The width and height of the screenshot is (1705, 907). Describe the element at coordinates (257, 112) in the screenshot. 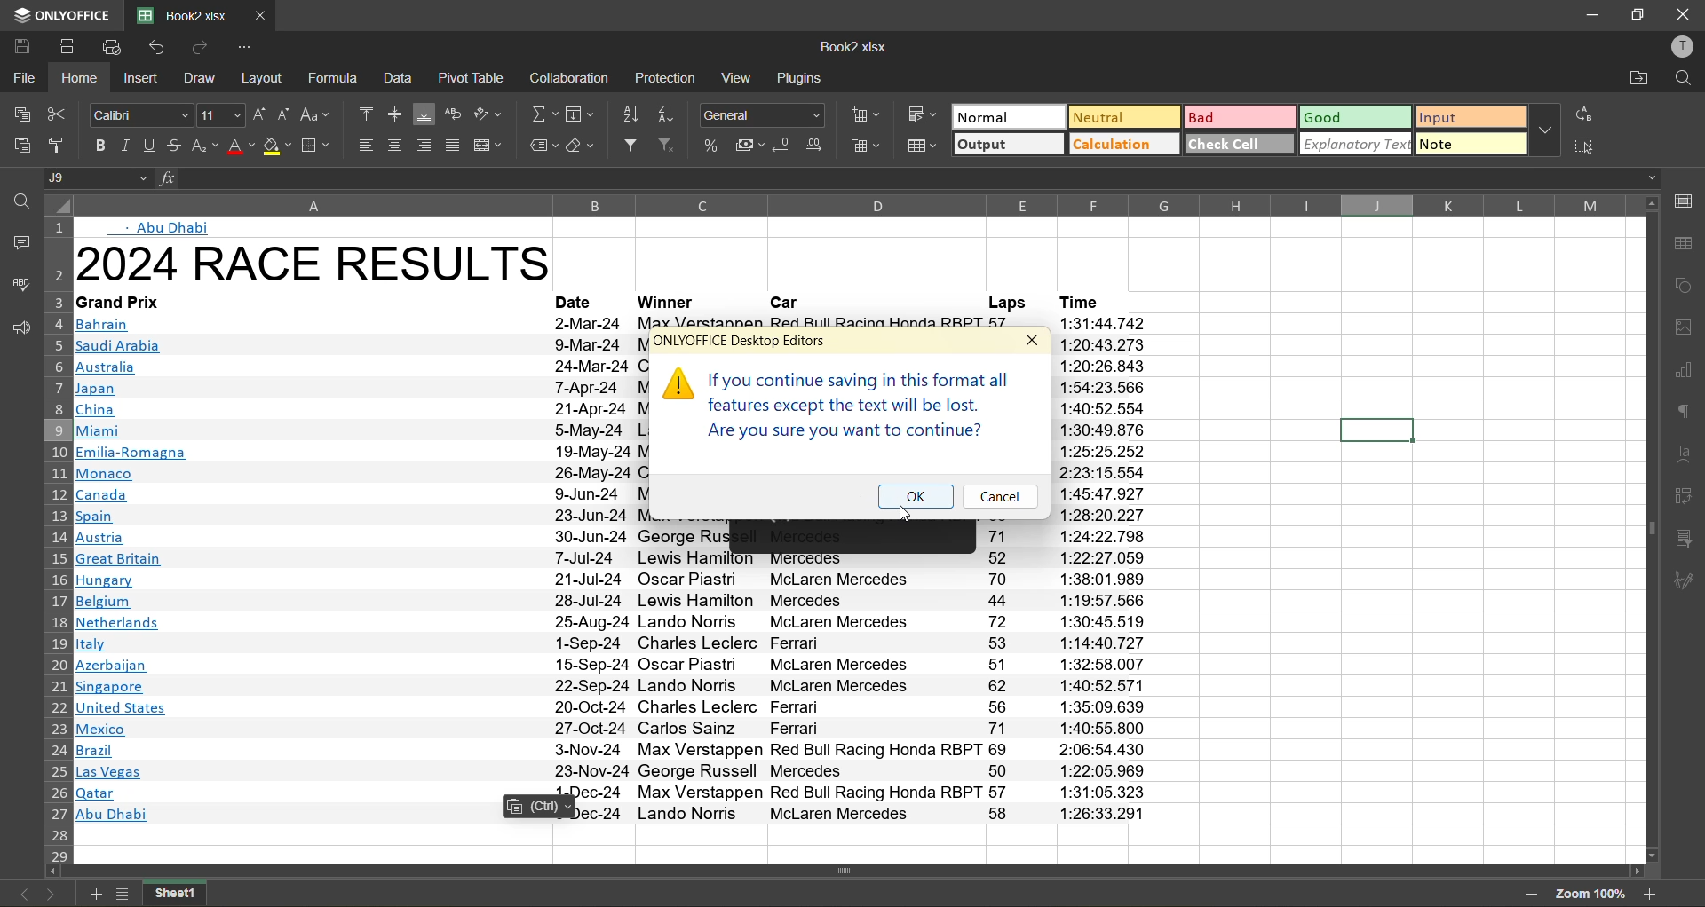

I see `increment size` at that location.